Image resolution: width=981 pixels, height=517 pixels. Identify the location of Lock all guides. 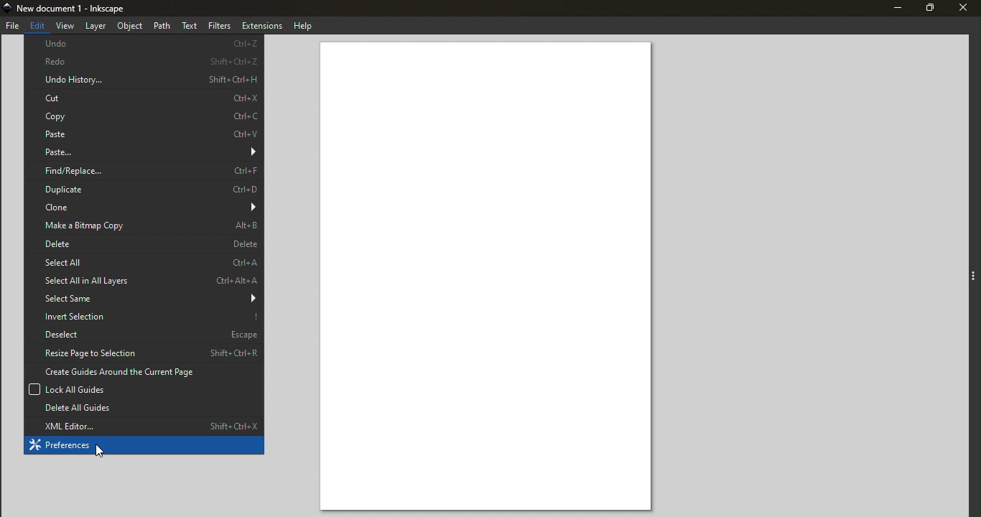
(153, 388).